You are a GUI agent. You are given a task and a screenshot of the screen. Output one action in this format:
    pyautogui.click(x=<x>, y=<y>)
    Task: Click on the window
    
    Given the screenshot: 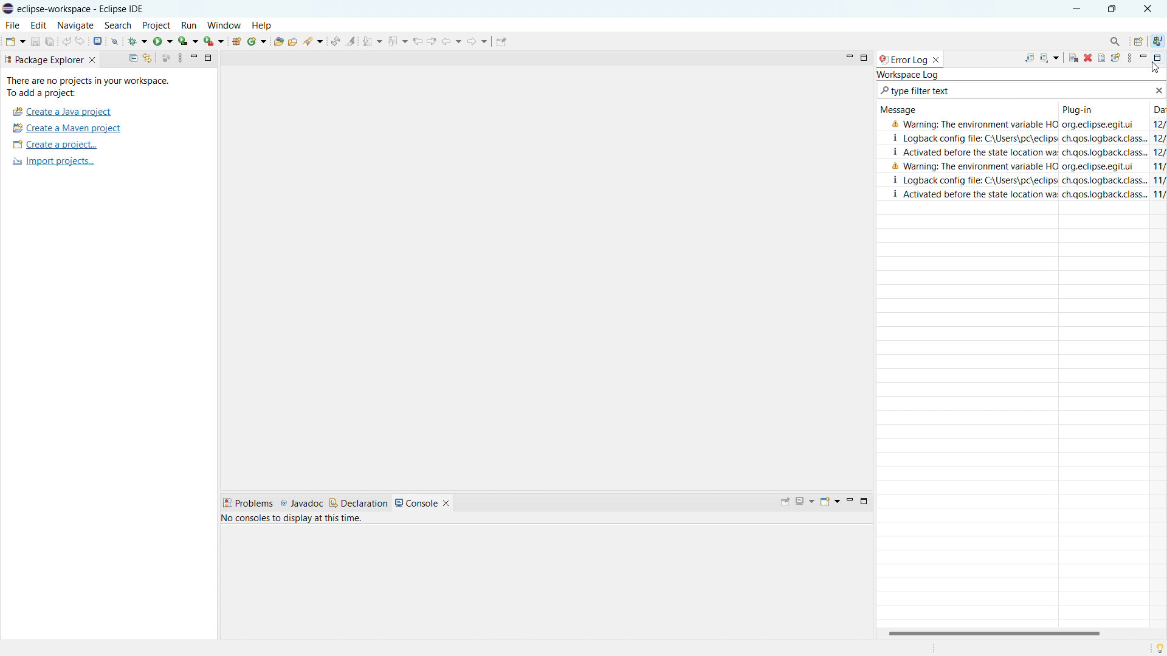 What is the action you would take?
    pyautogui.click(x=224, y=25)
    